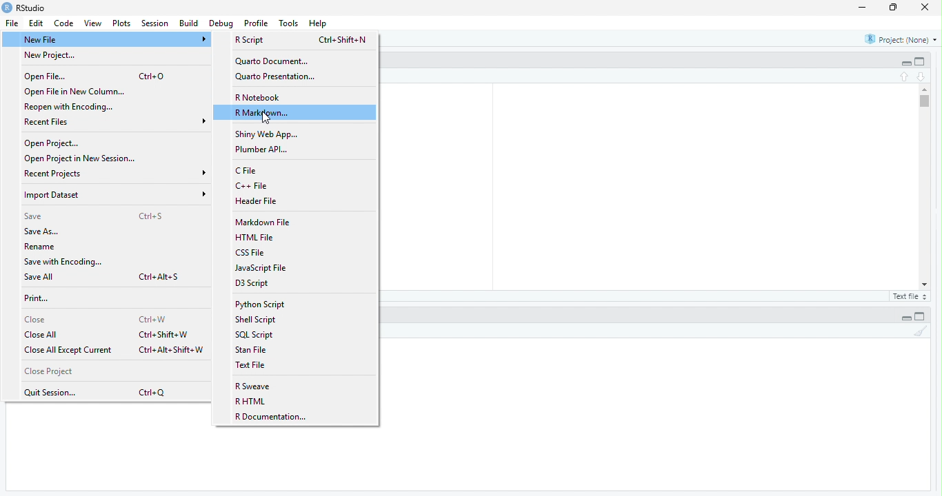 The width and height of the screenshot is (942, 496). Describe the element at coordinates (343, 40) in the screenshot. I see `Ctrl+Shift+N` at that location.